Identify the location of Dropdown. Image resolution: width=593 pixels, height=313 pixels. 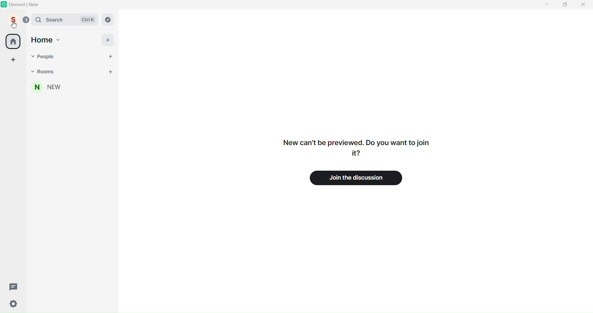
(32, 71).